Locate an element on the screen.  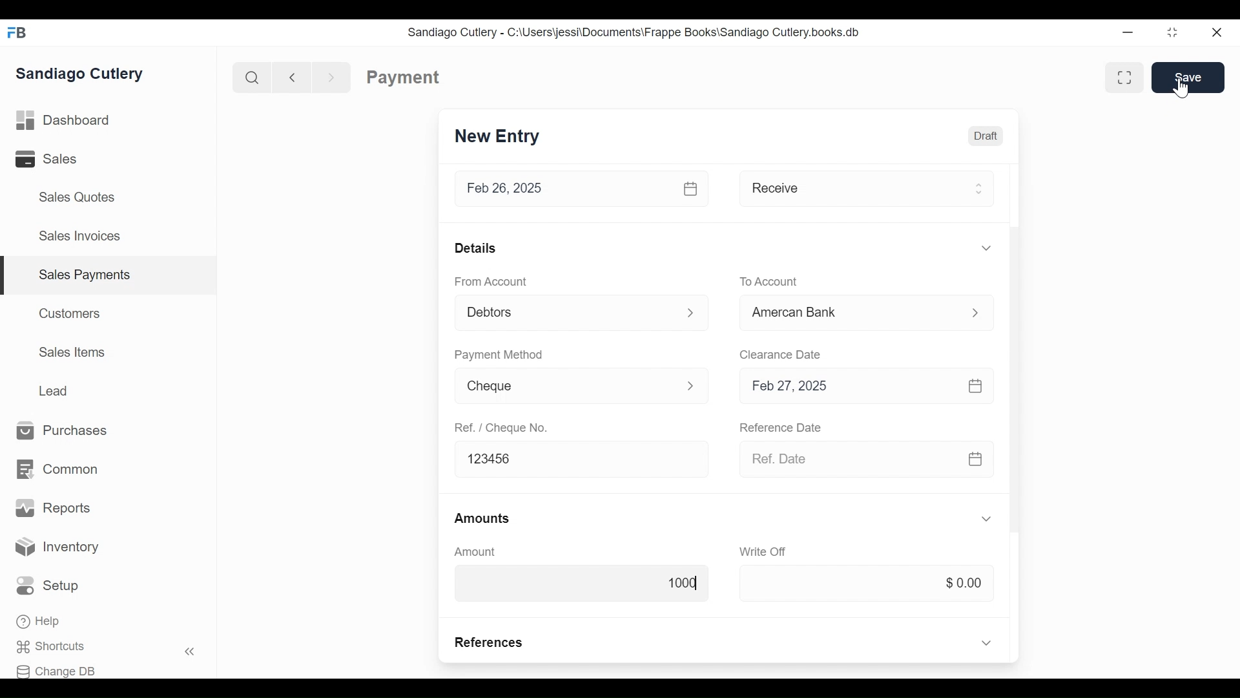
References is located at coordinates (490, 642).